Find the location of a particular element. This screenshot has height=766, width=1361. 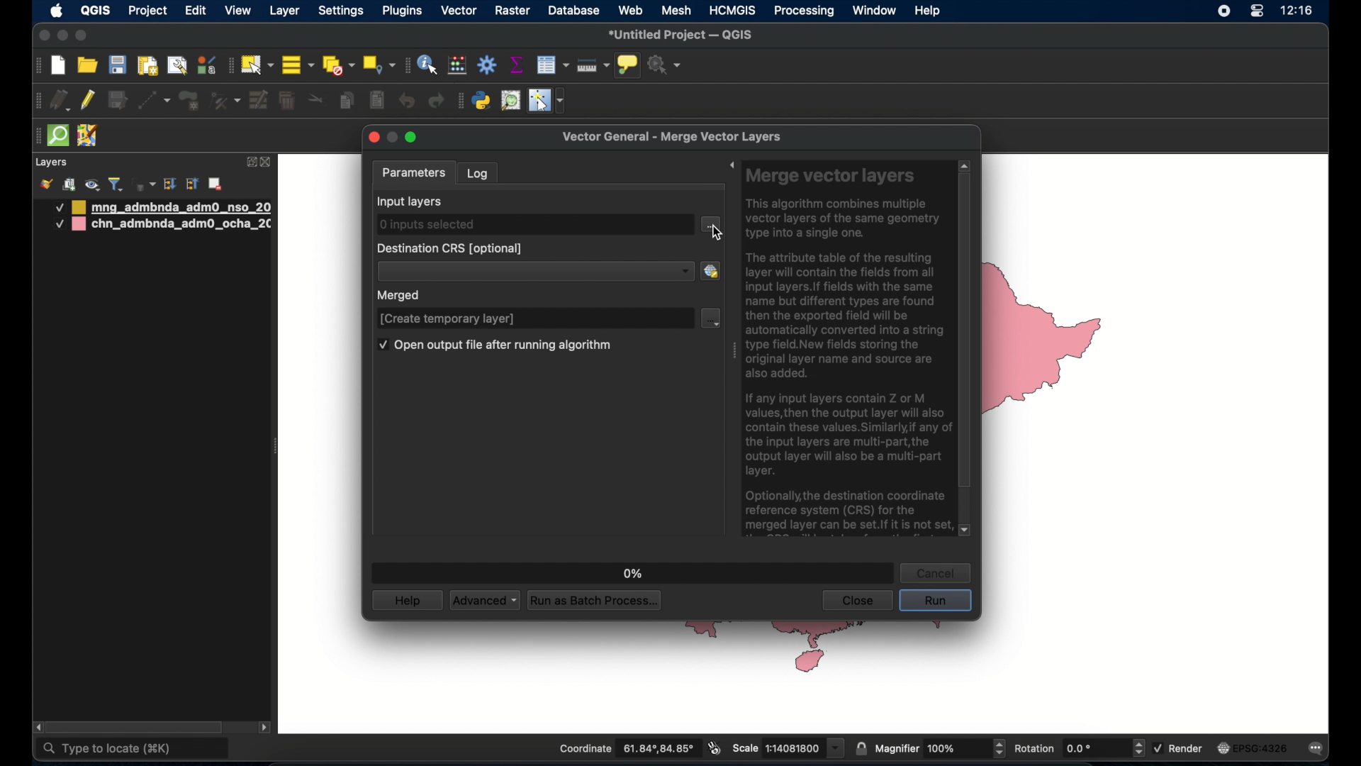

redo is located at coordinates (436, 101).